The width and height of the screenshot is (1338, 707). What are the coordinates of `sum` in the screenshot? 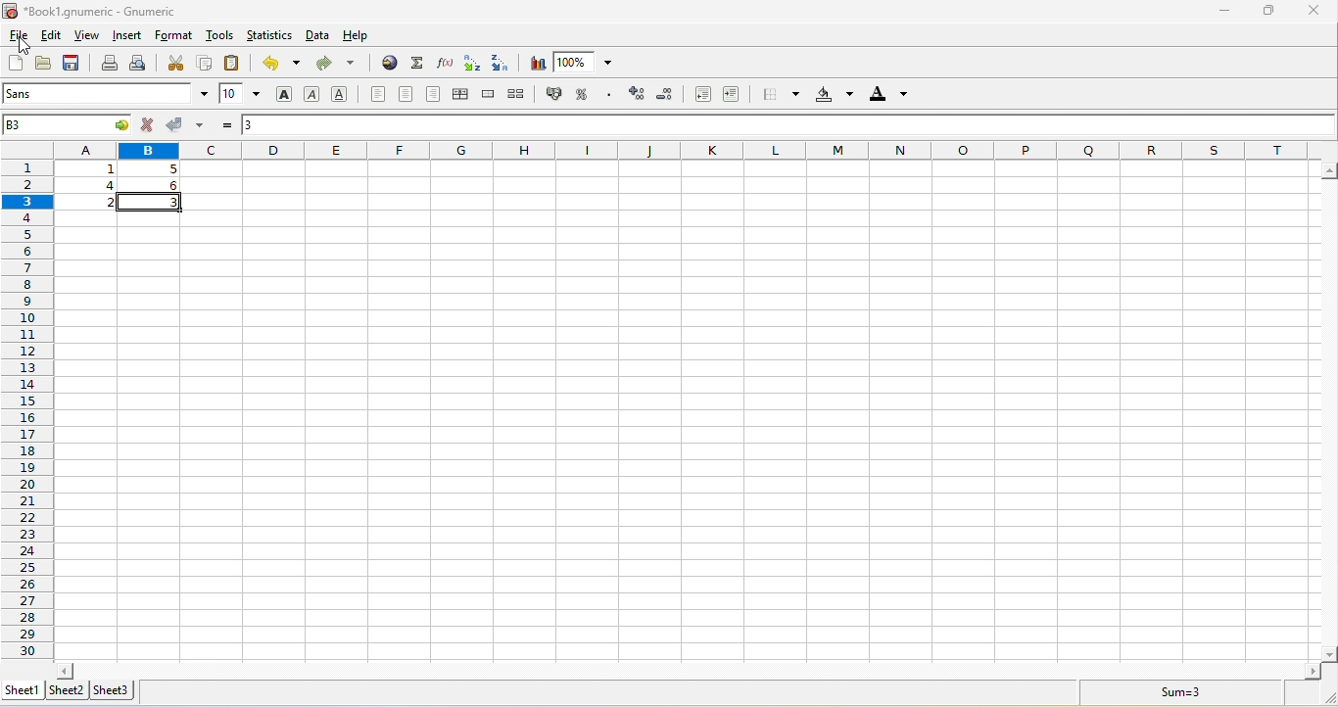 It's located at (419, 66).